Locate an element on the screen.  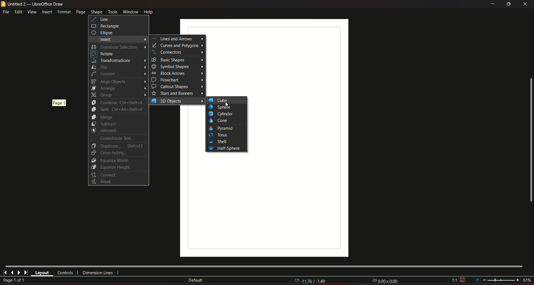
Distribute selection is located at coordinates (115, 47).